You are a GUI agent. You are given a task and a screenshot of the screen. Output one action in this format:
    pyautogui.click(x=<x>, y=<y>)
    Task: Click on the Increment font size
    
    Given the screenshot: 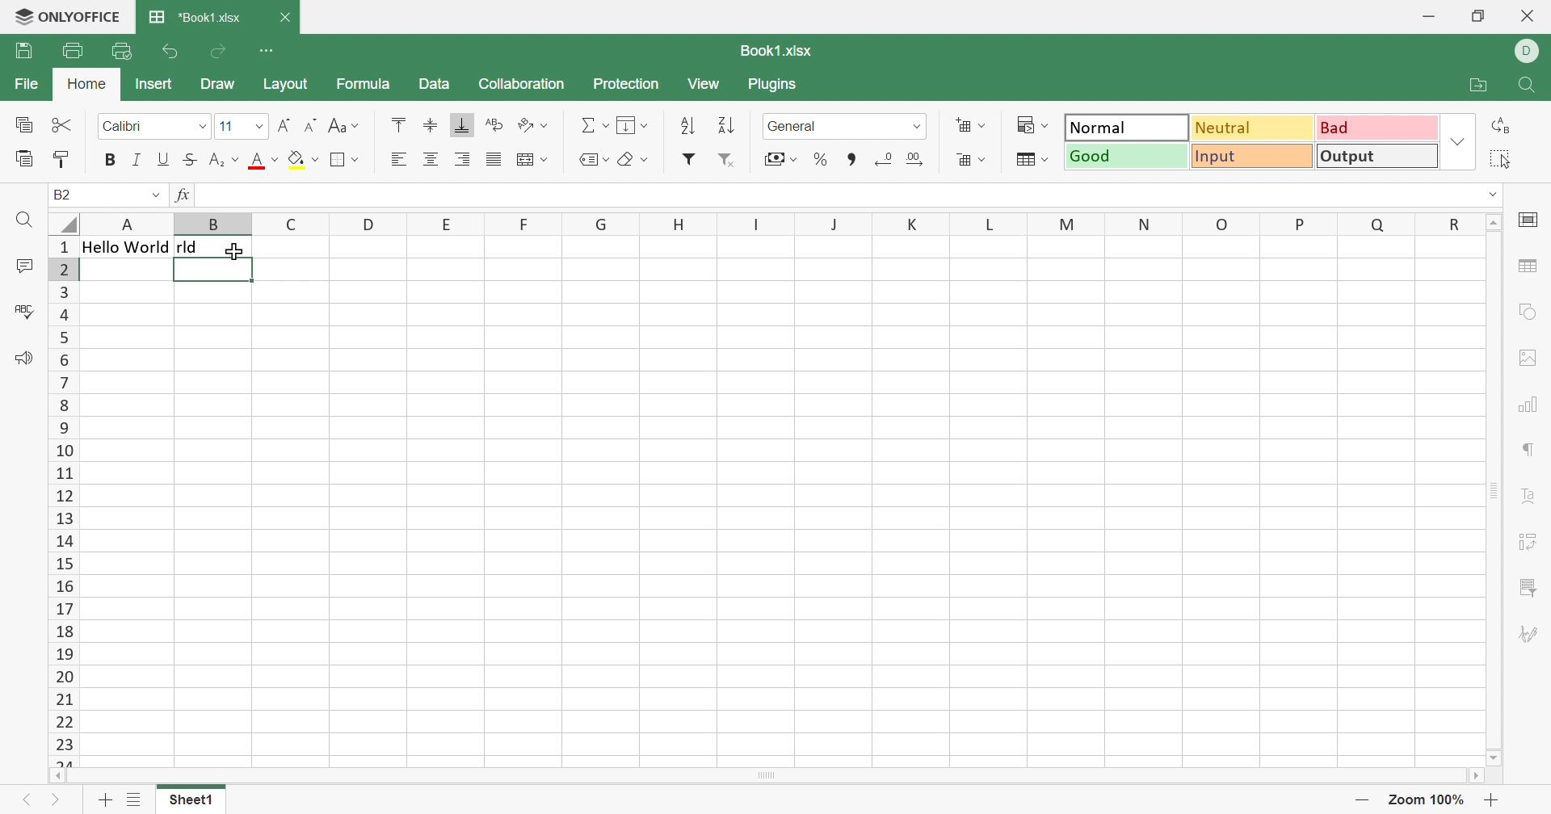 What is the action you would take?
    pyautogui.click(x=286, y=125)
    